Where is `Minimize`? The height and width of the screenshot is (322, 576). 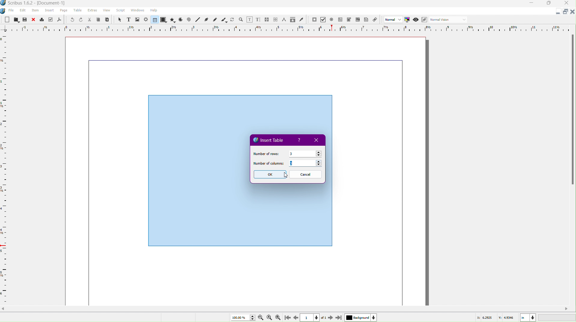 Minimize is located at coordinates (557, 12).